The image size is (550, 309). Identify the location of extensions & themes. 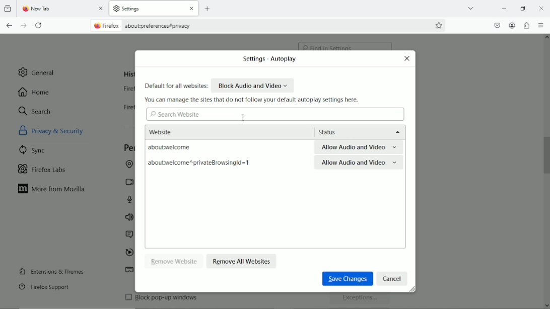
(50, 271).